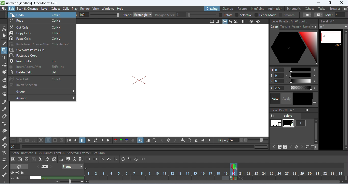 This screenshot has width=348, height=184. What do you see at coordinates (345, 8) in the screenshot?
I see `lock rooms tab` at bounding box center [345, 8].